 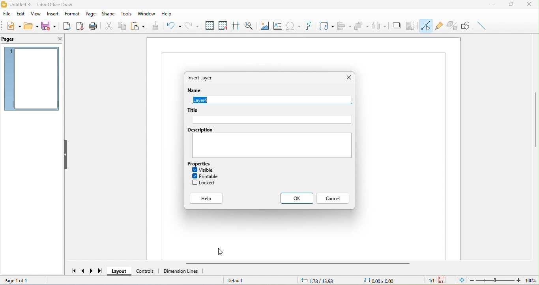 What do you see at coordinates (67, 26) in the screenshot?
I see `export` at bounding box center [67, 26].